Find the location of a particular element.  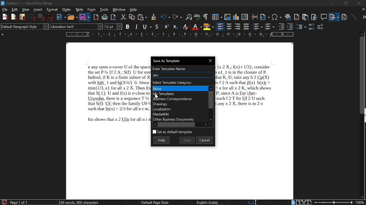

Insert Image is located at coordinates (225, 16).